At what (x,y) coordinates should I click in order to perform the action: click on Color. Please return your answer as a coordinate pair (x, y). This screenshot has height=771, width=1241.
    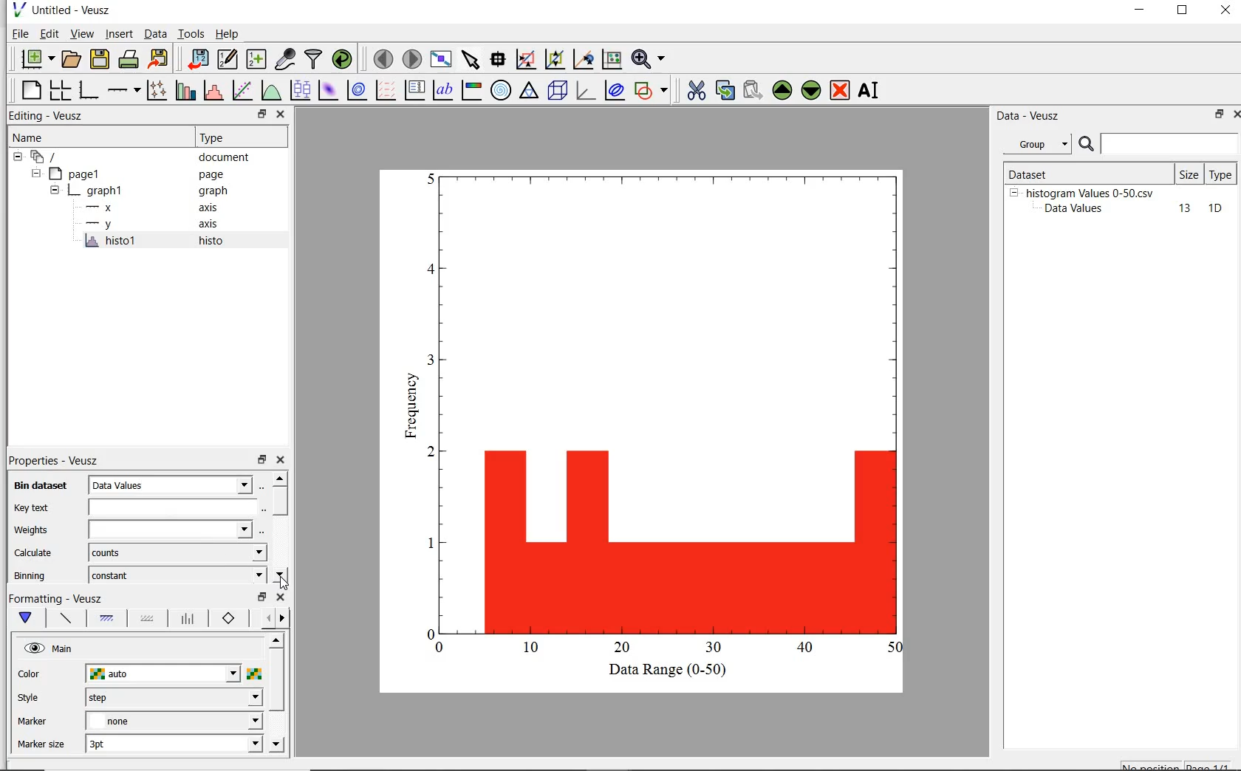
    Looking at the image, I should click on (30, 675).